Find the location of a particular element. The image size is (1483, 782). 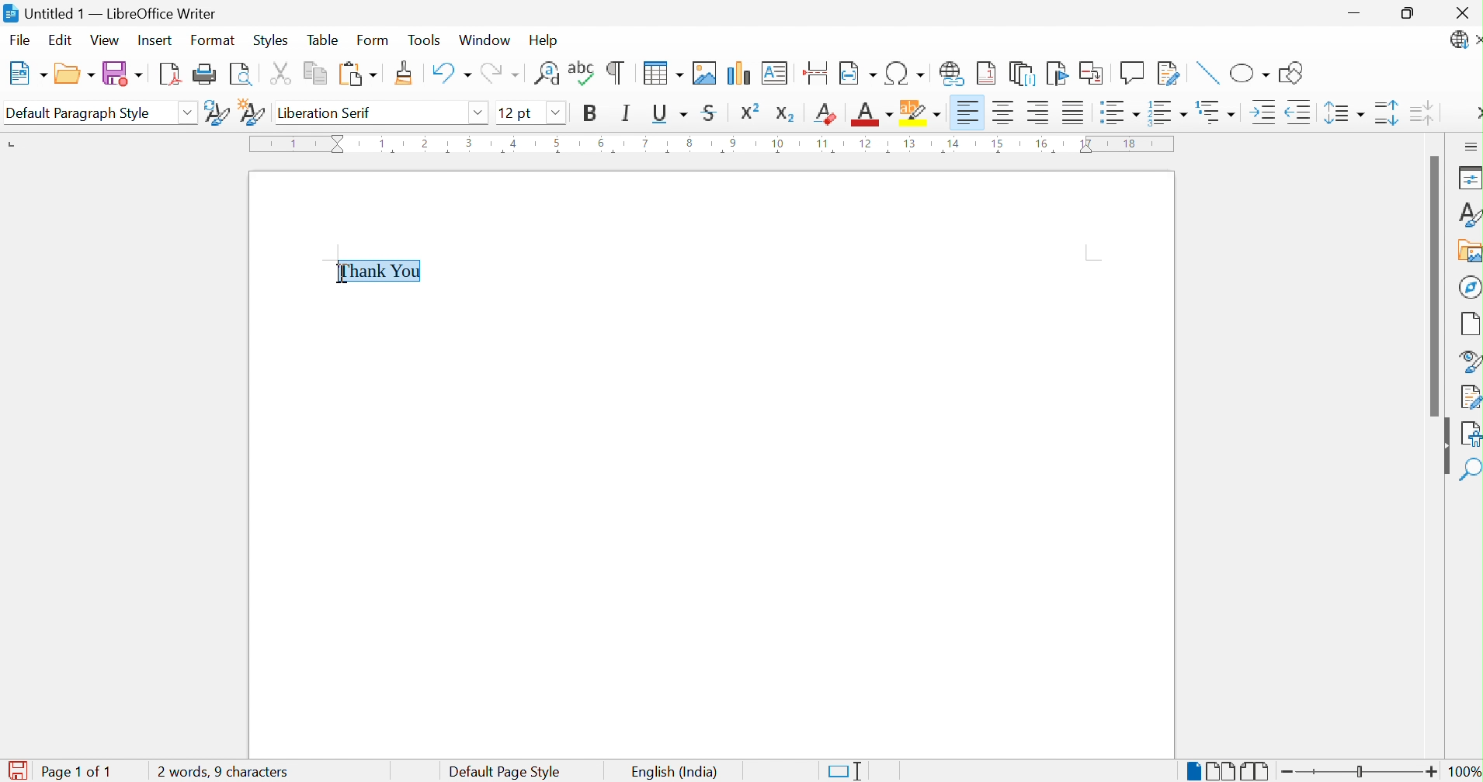

Insert Image is located at coordinates (703, 72).